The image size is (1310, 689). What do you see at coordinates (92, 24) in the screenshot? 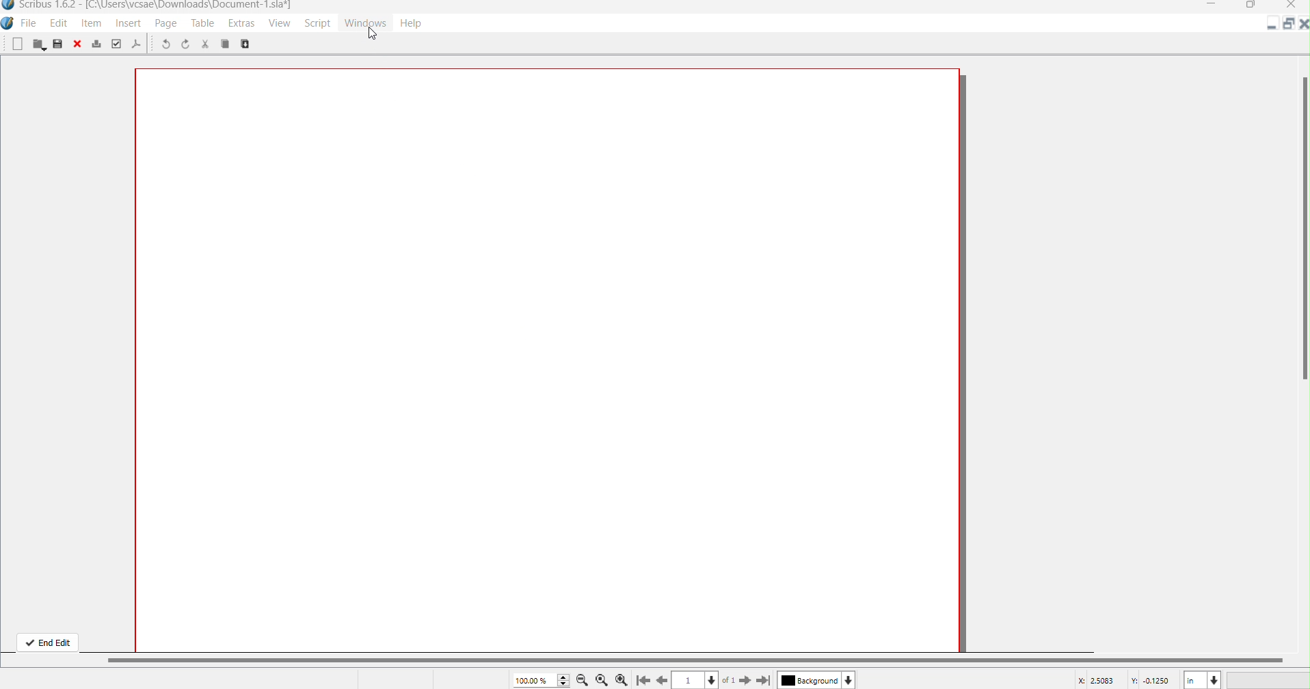
I see `` at bounding box center [92, 24].